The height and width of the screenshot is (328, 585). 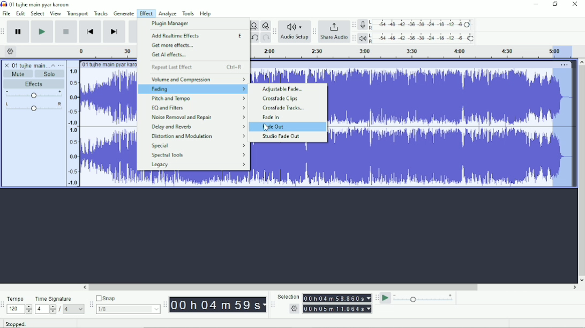 I want to click on close, so click(x=6, y=65).